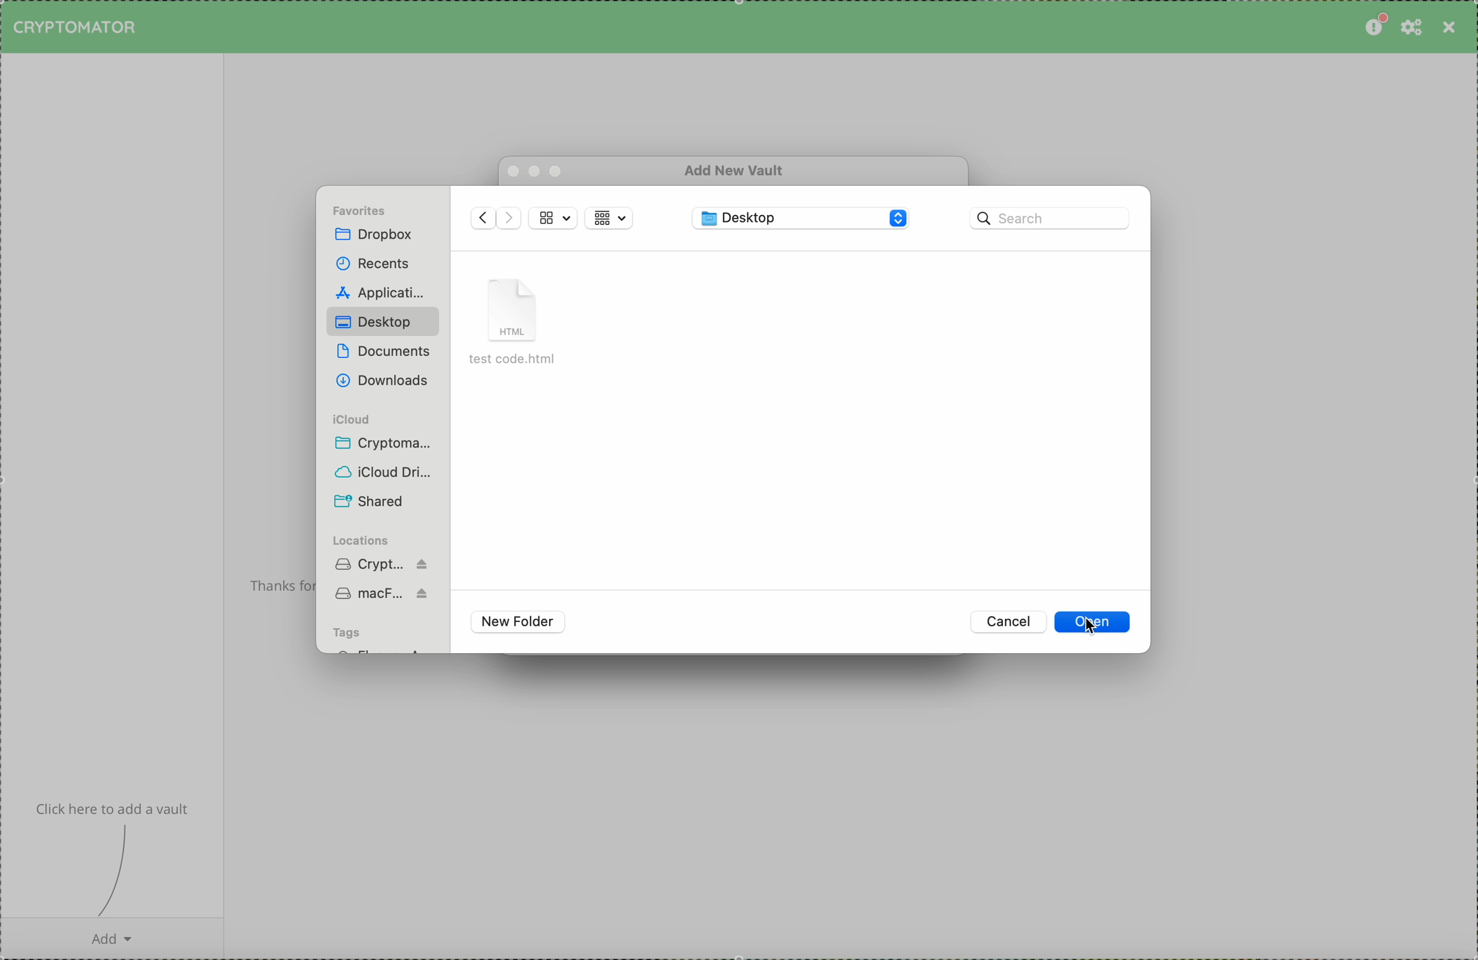 This screenshot has width=1478, height=960. I want to click on new folder buttoon, so click(522, 623).